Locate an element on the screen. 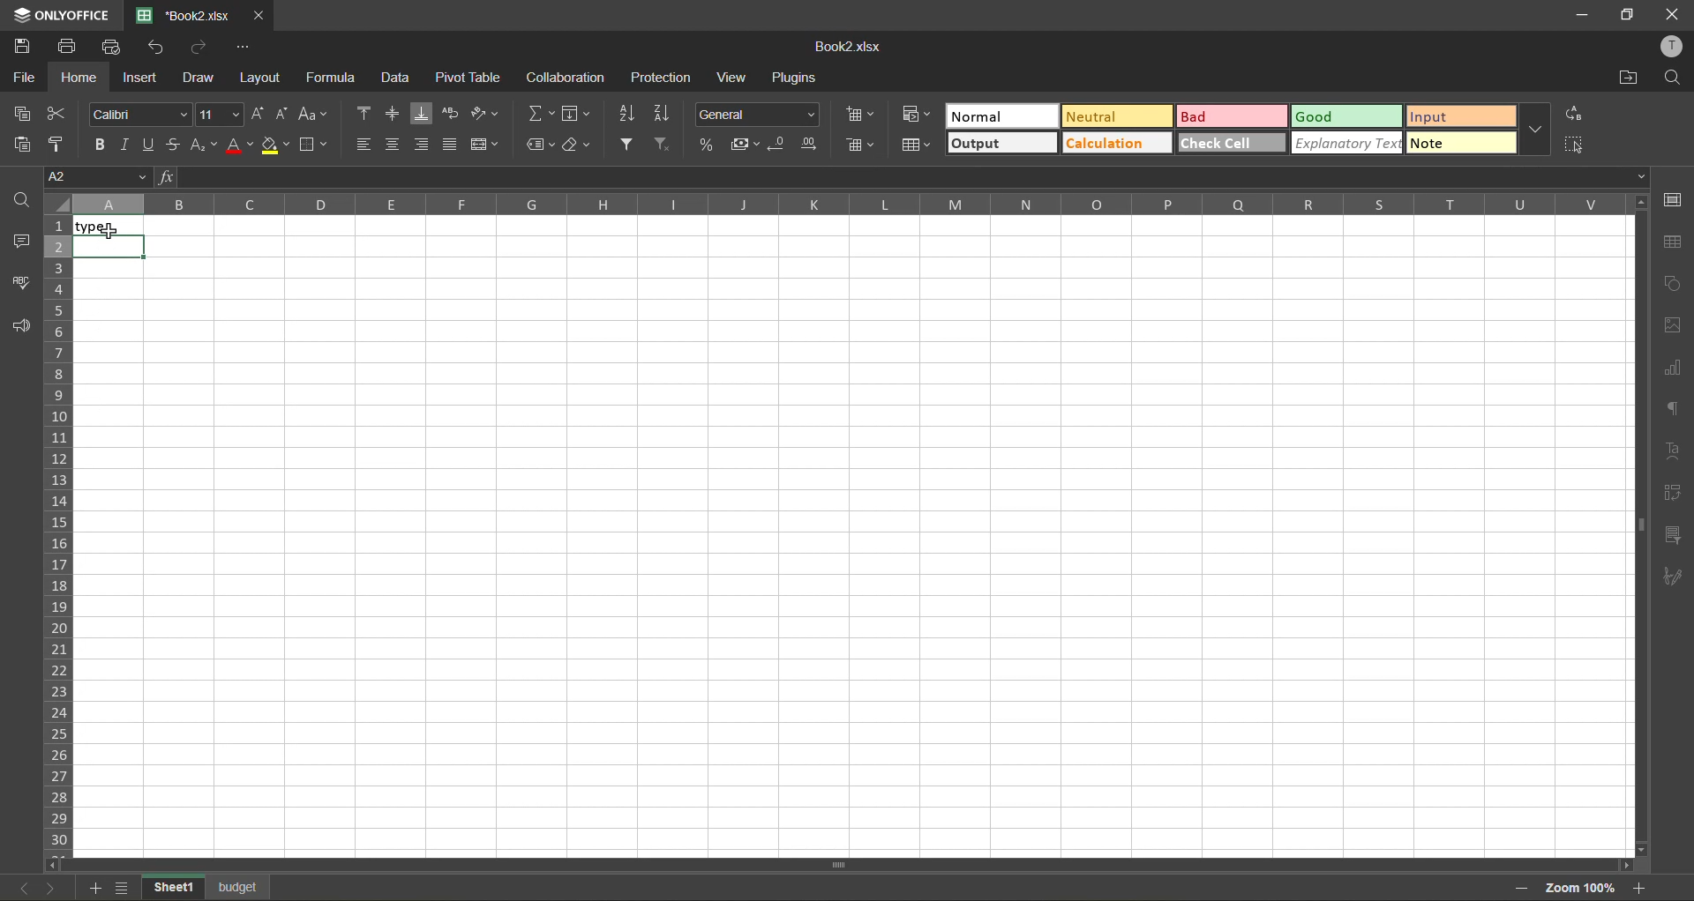 Image resolution: width=1694 pixels, height=901 pixels. file name is located at coordinates (849, 48).